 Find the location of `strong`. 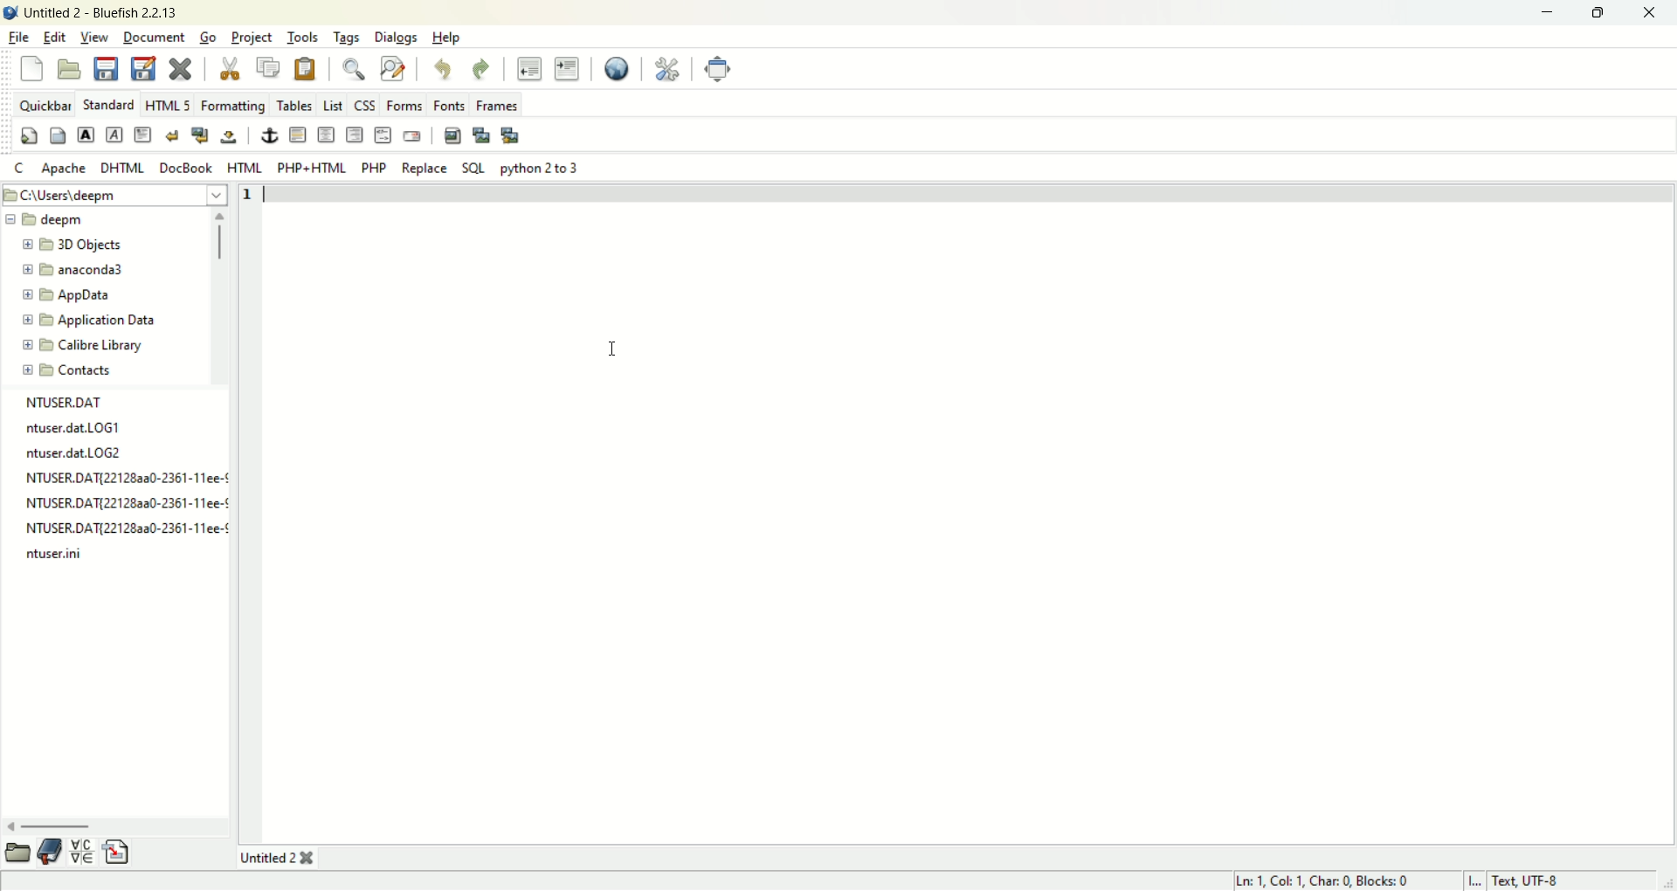

strong is located at coordinates (86, 135).